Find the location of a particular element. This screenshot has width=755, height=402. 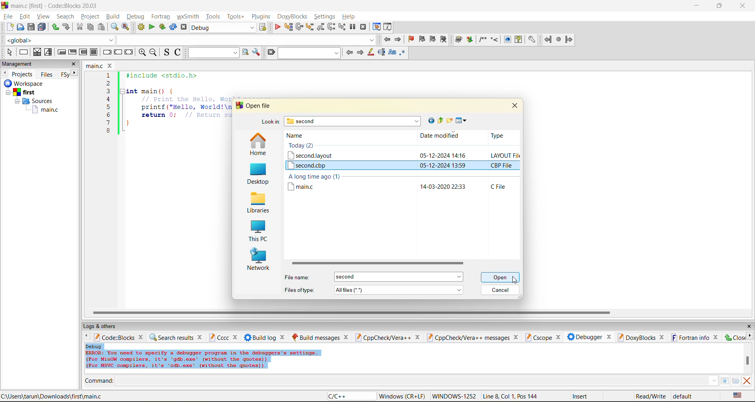

settings is located at coordinates (531, 40).